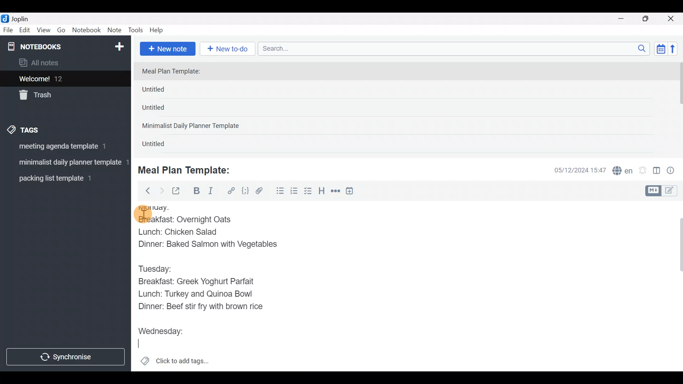 The height and width of the screenshot is (384, 683). Describe the element at coordinates (663, 190) in the screenshot. I see `Toggle editors` at that location.